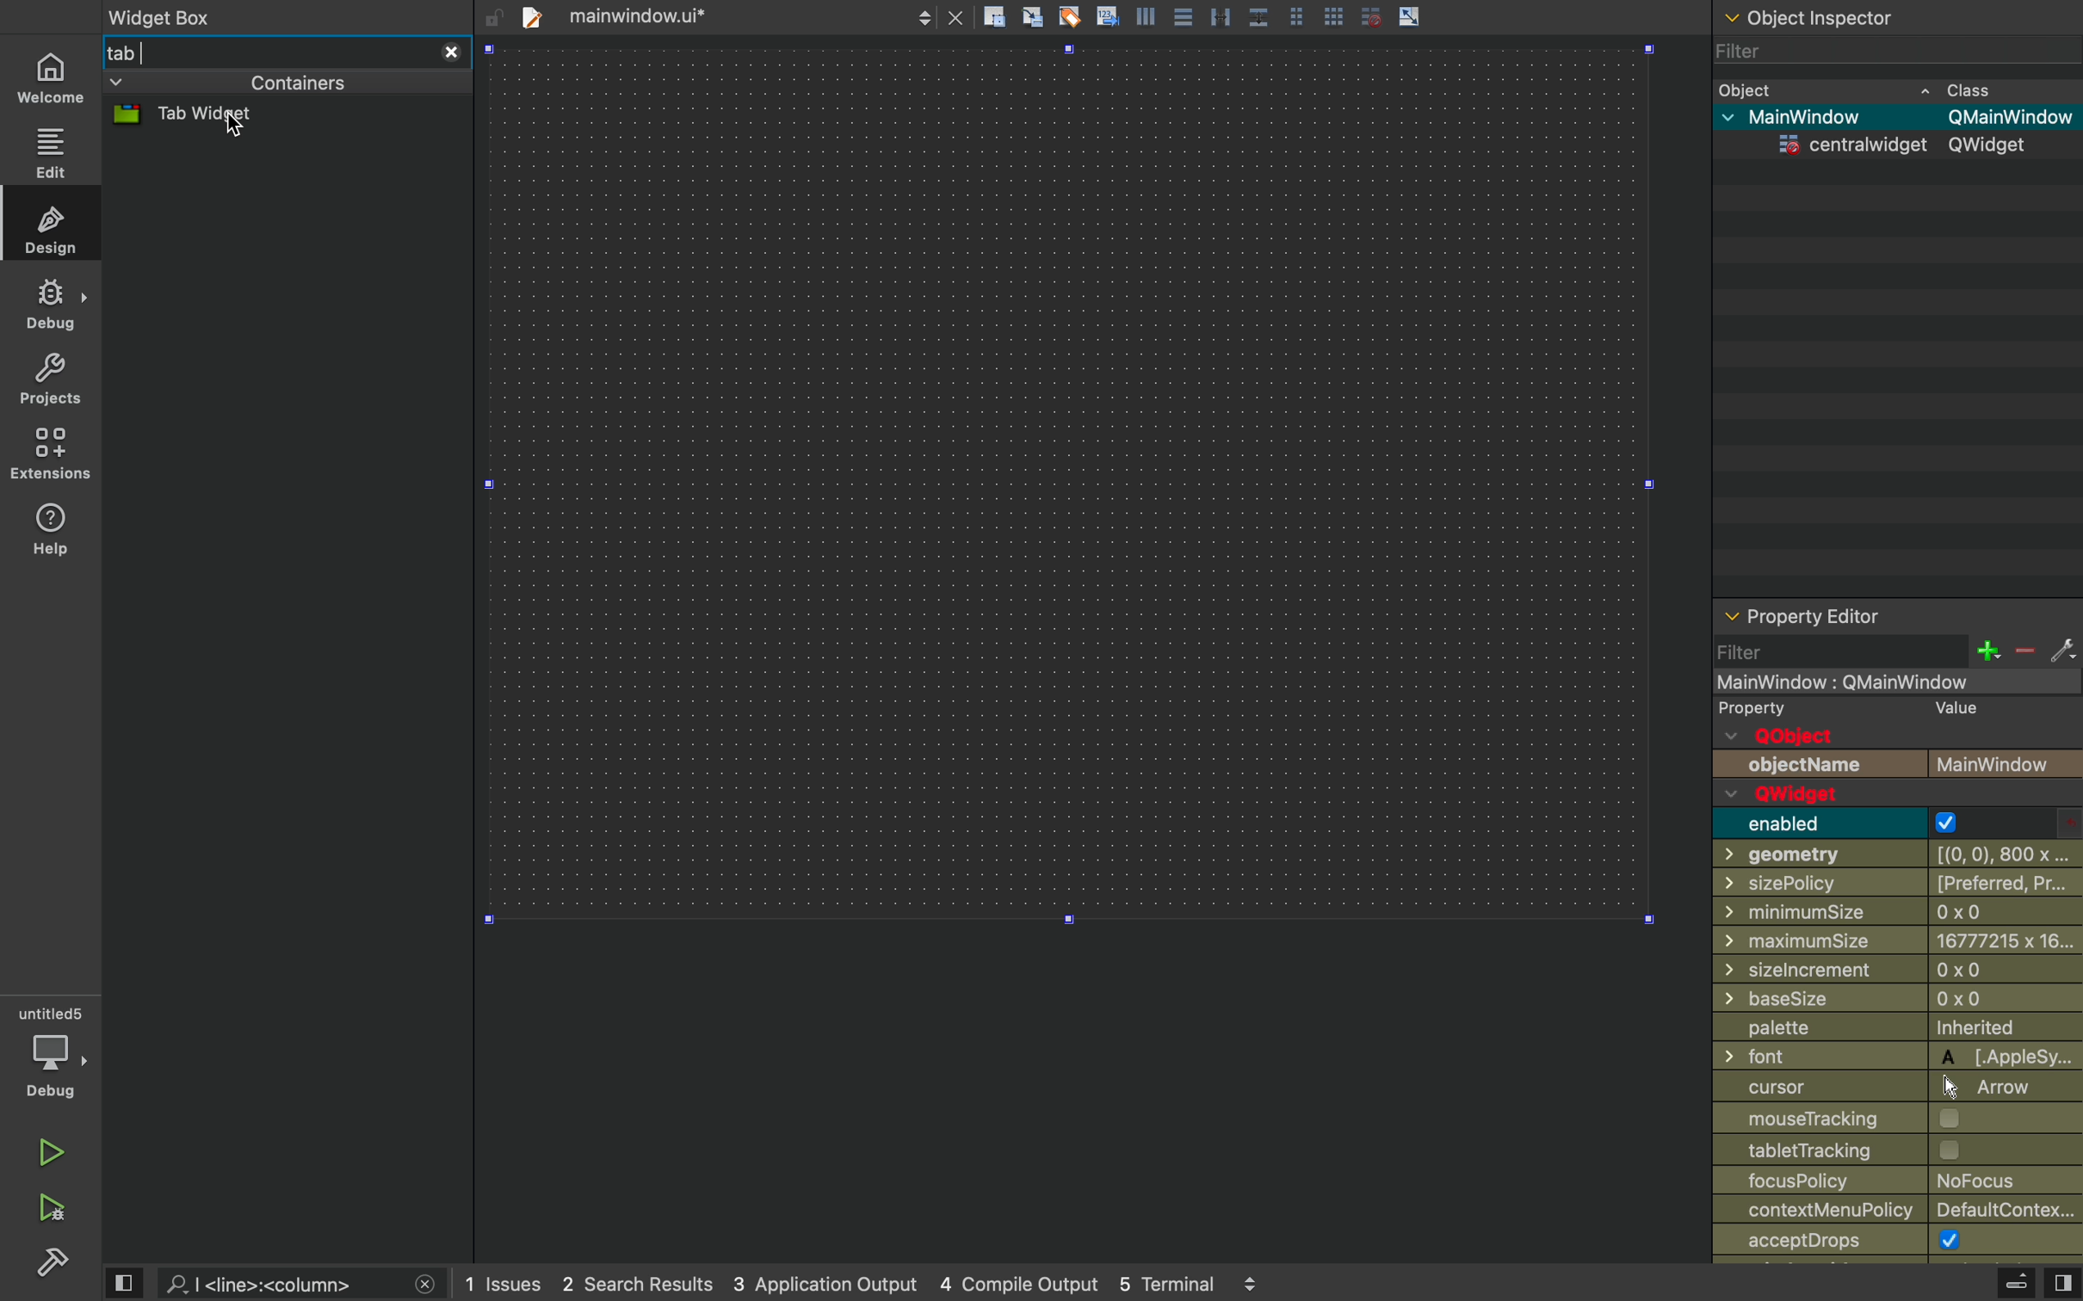 This screenshot has height=1301, width=2083. Describe the element at coordinates (1409, 15) in the screenshot. I see `scale object` at that location.